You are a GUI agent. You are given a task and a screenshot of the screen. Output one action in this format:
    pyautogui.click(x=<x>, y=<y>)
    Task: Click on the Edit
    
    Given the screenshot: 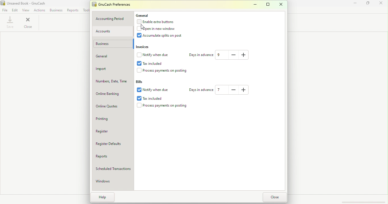 What is the action you would take?
    pyautogui.click(x=16, y=11)
    